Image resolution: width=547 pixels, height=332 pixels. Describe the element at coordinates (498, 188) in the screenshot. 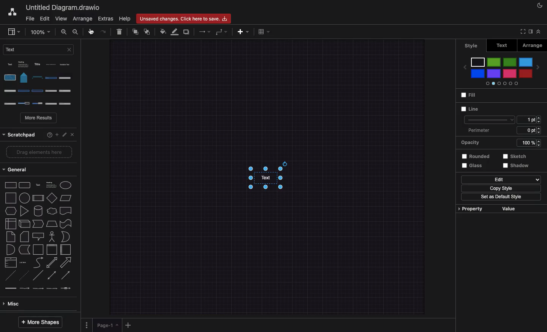

I see `Copy style` at that location.